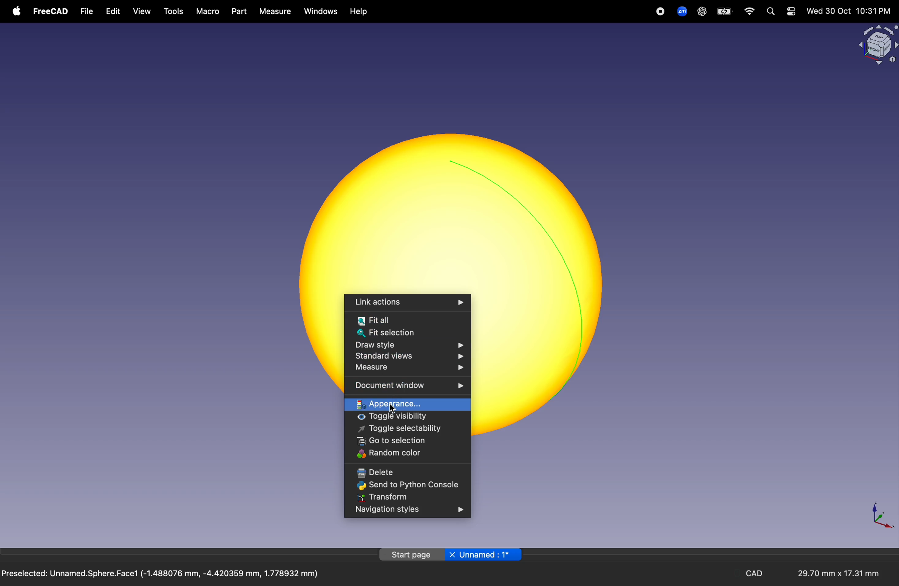  I want to click on document view, so click(410, 387).